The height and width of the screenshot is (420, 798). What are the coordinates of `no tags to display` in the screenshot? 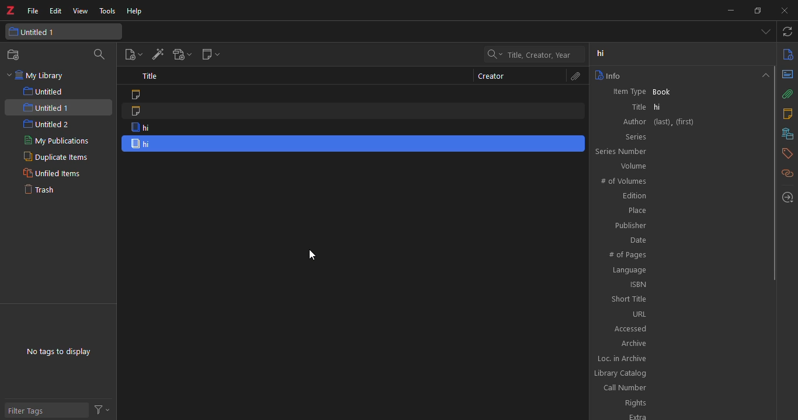 It's located at (58, 351).